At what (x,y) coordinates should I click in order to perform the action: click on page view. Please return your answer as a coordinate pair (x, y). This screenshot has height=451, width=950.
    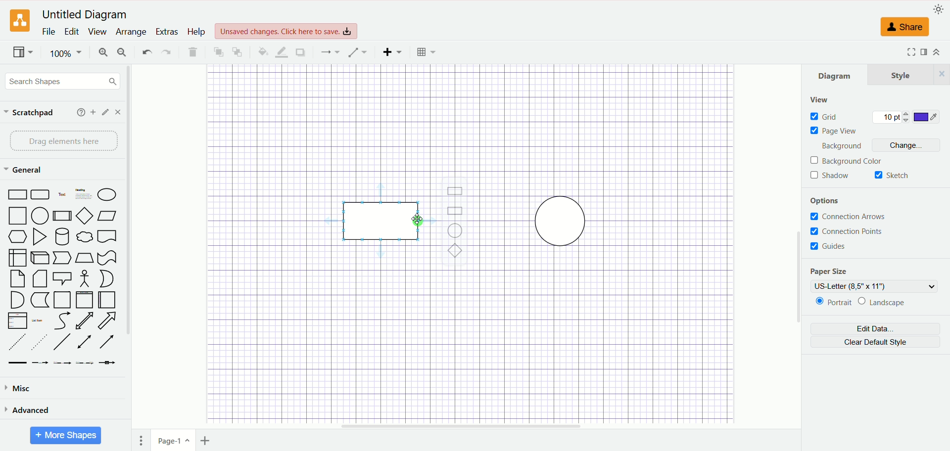
    Looking at the image, I should click on (834, 131).